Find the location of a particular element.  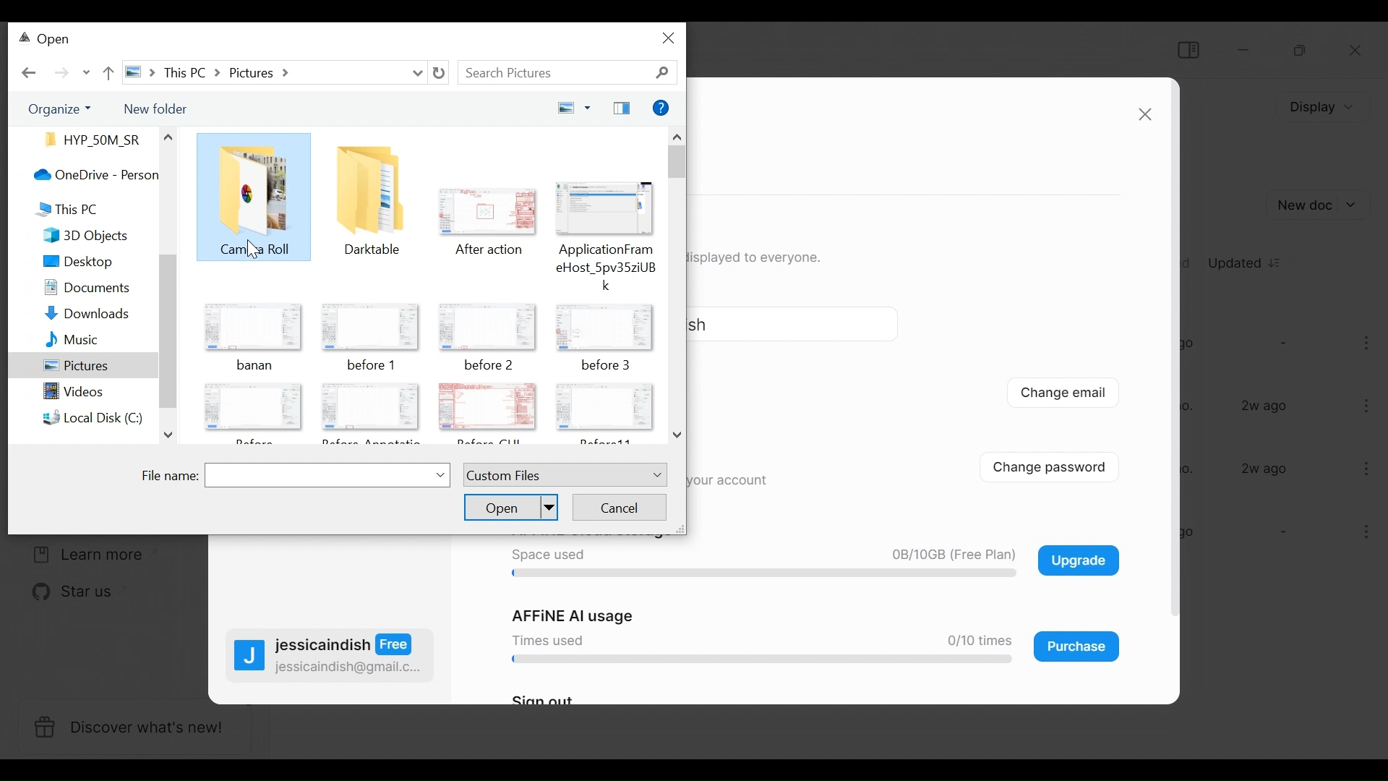

 is located at coordinates (254, 187).